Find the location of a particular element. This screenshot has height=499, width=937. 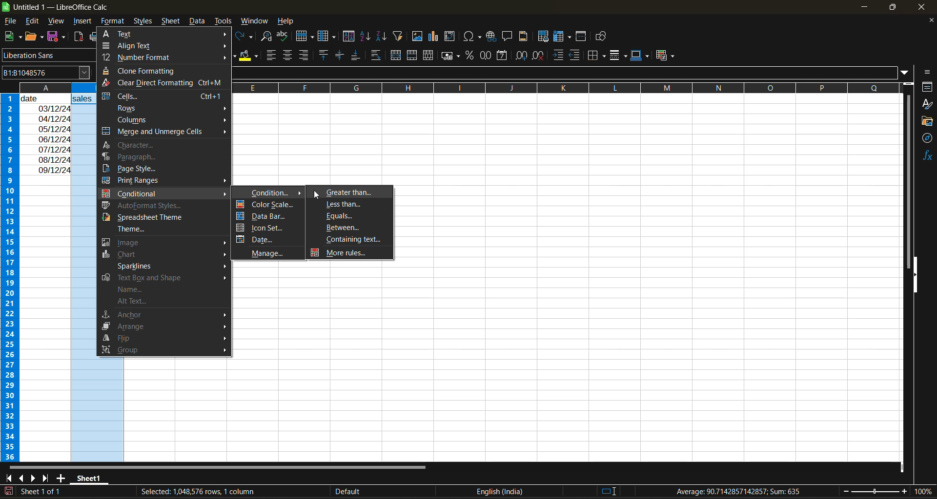

data is located at coordinates (197, 21).